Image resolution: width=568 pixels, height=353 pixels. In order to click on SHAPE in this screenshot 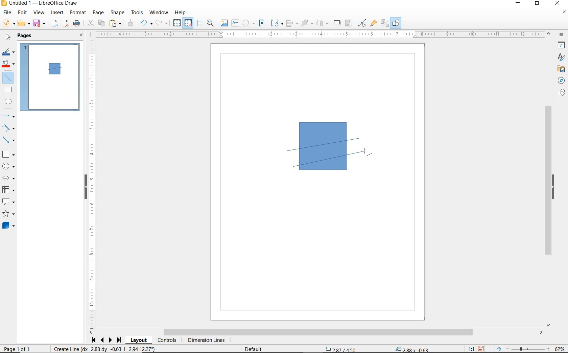, I will do `click(117, 13)`.